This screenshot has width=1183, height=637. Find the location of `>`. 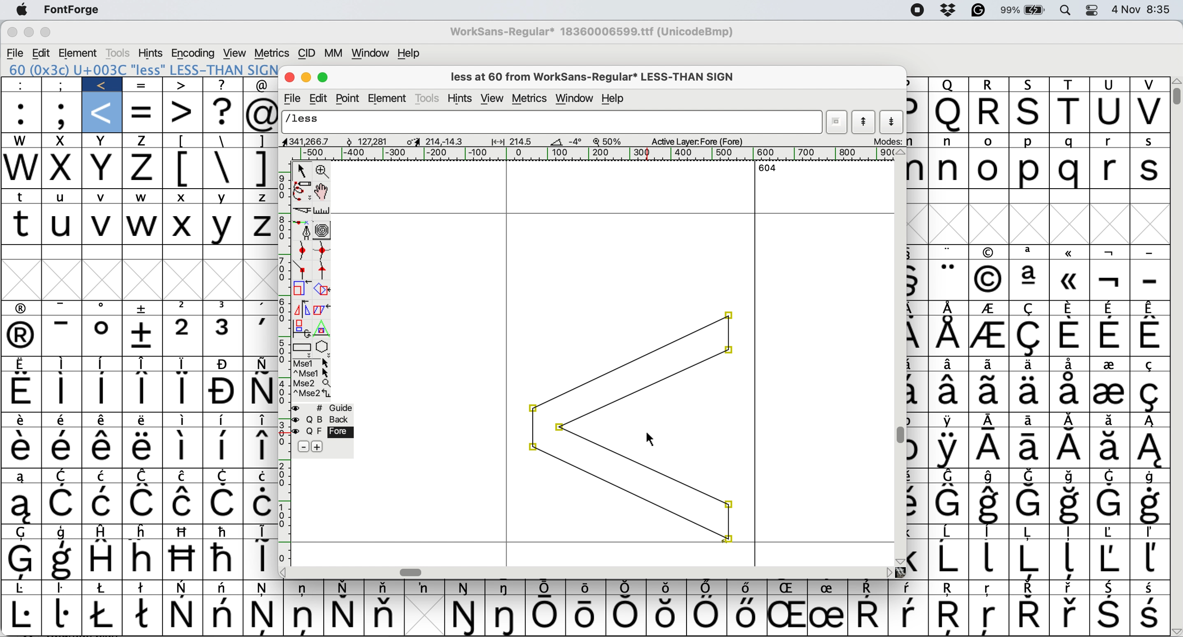

> is located at coordinates (183, 113).